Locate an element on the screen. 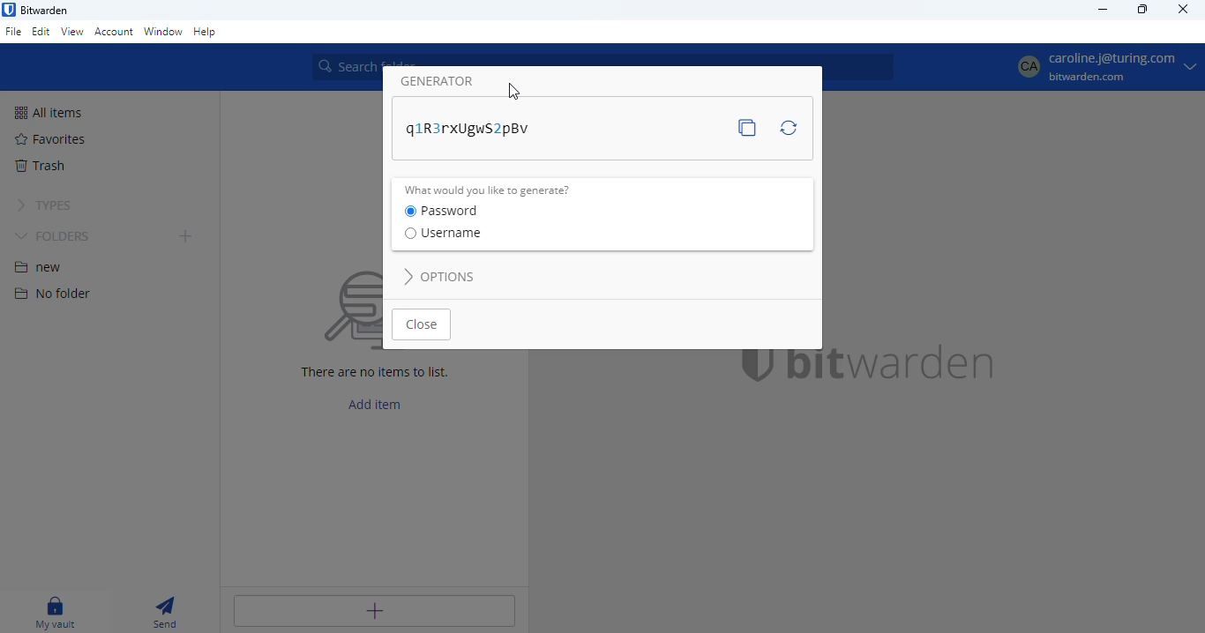  send is located at coordinates (164, 612).